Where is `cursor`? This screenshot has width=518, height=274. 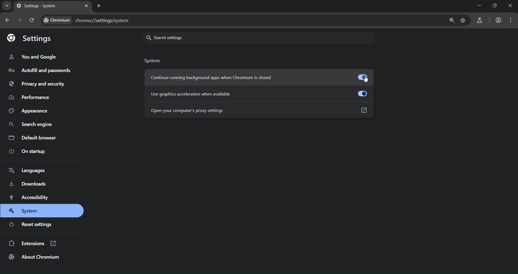
cursor is located at coordinates (368, 81).